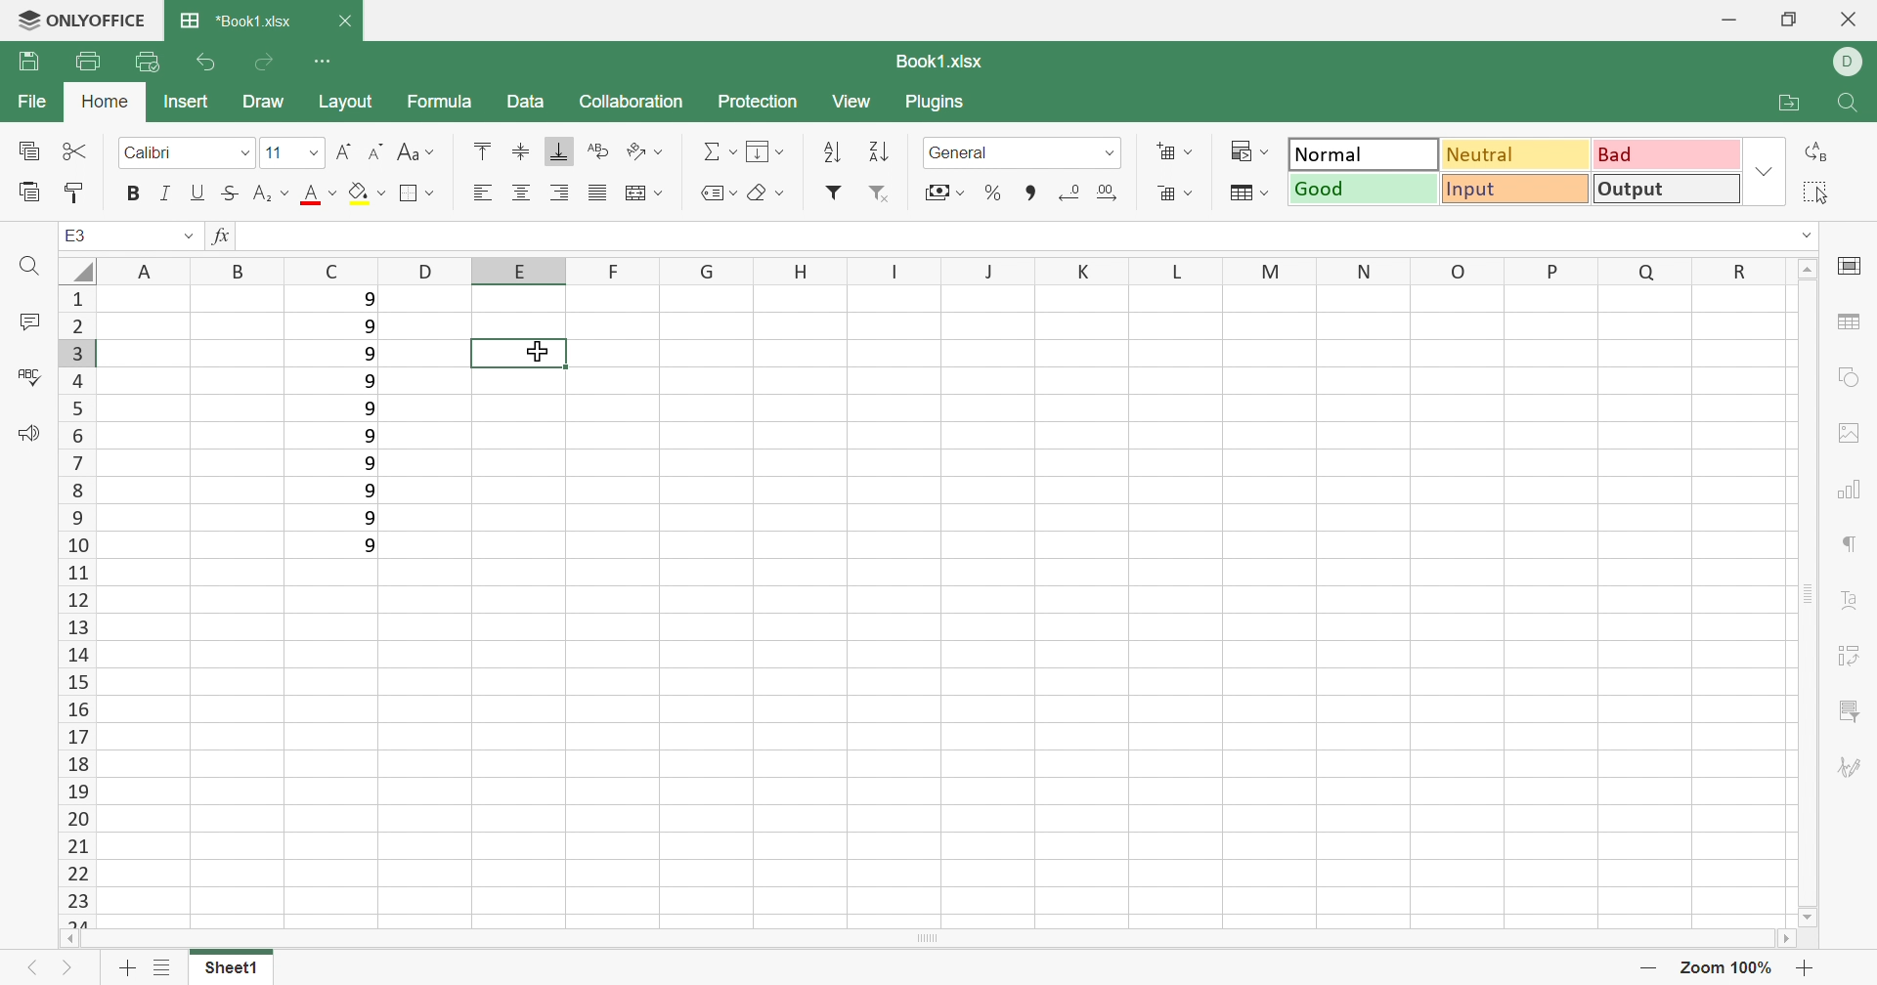 This screenshot has width=1877, height=985. What do you see at coordinates (149, 64) in the screenshot?
I see `Quick Print` at bounding box center [149, 64].